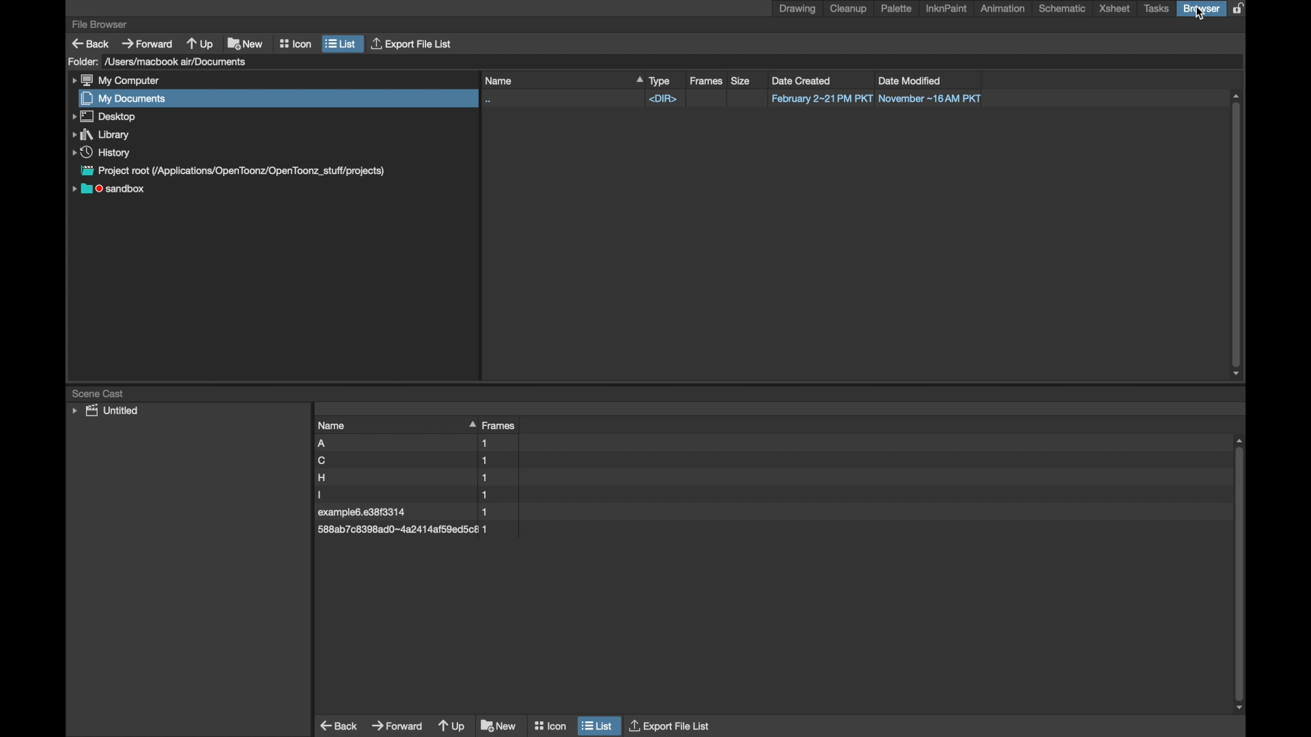  What do you see at coordinates (397, 726) in the screenshot?
I see `forward` at bounding box center [397, 726].